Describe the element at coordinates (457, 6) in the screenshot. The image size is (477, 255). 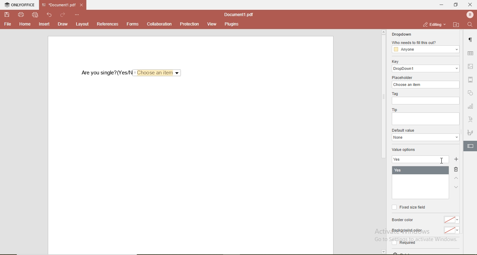
I see `restore` at that location.